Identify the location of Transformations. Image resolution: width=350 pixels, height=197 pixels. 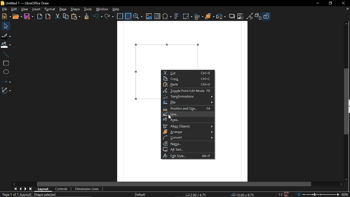
(188, 17).